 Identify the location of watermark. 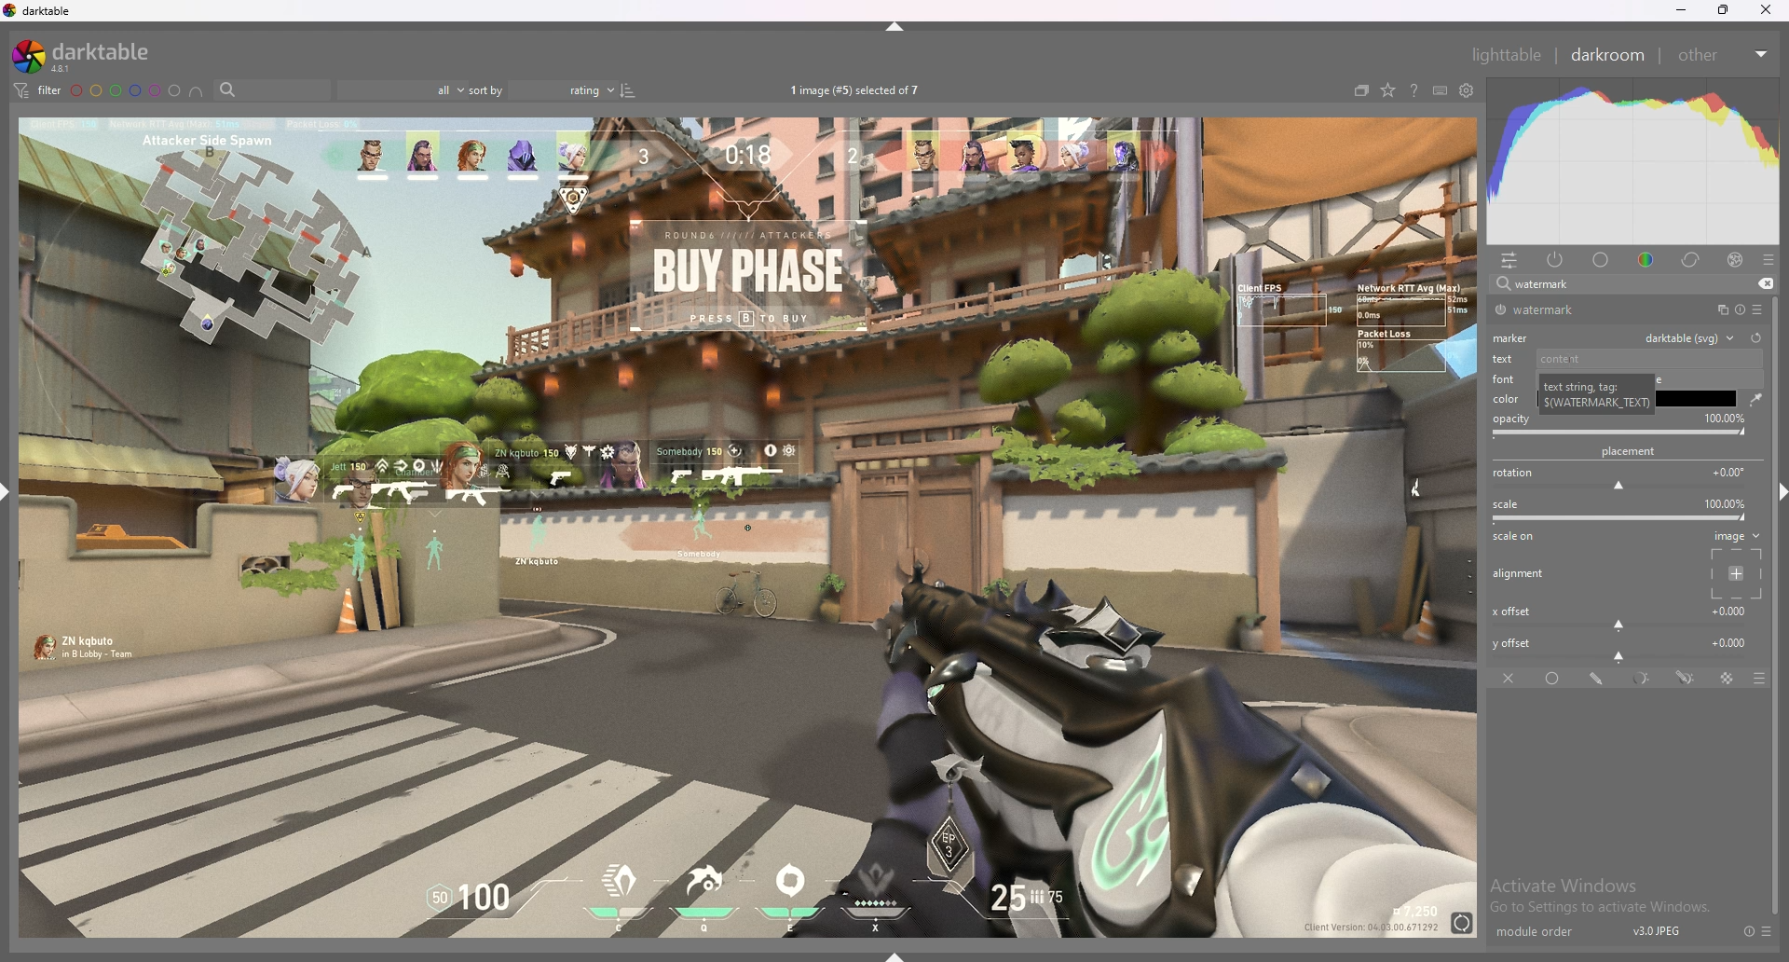
(1559, 310).